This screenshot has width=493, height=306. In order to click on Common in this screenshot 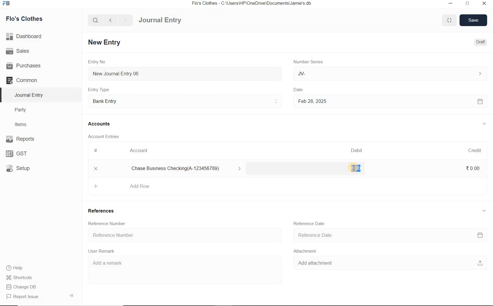, I will do `click(29, 80)`.